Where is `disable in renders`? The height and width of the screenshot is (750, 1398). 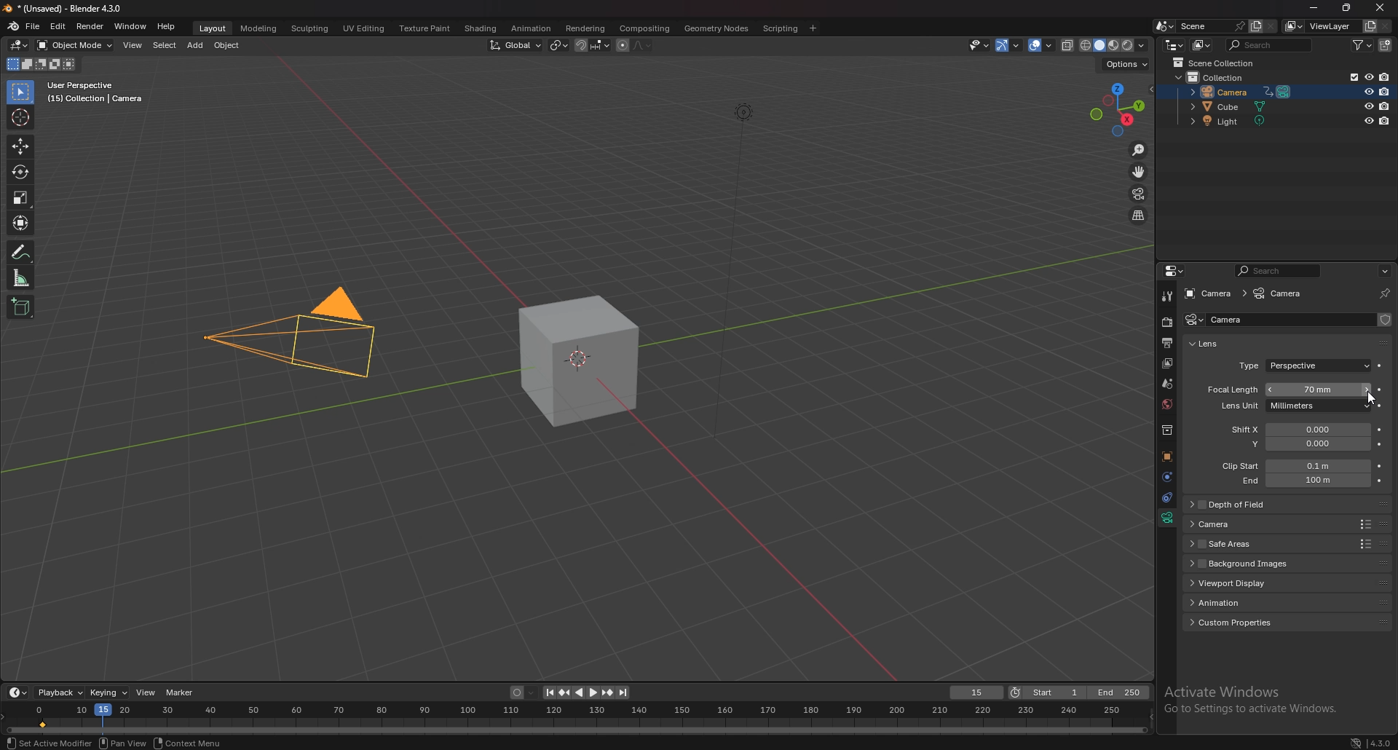
disable in renders is located at coordinates (1386, 77).